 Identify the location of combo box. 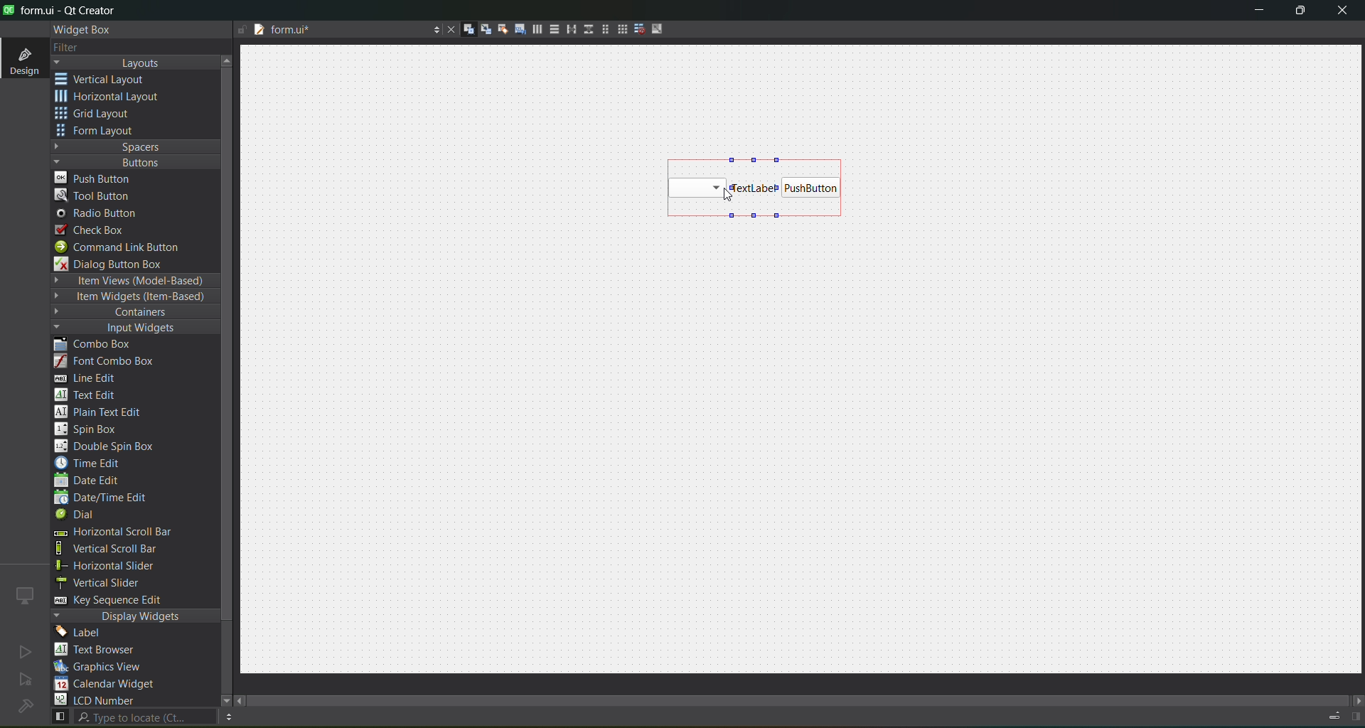
(103, 345).